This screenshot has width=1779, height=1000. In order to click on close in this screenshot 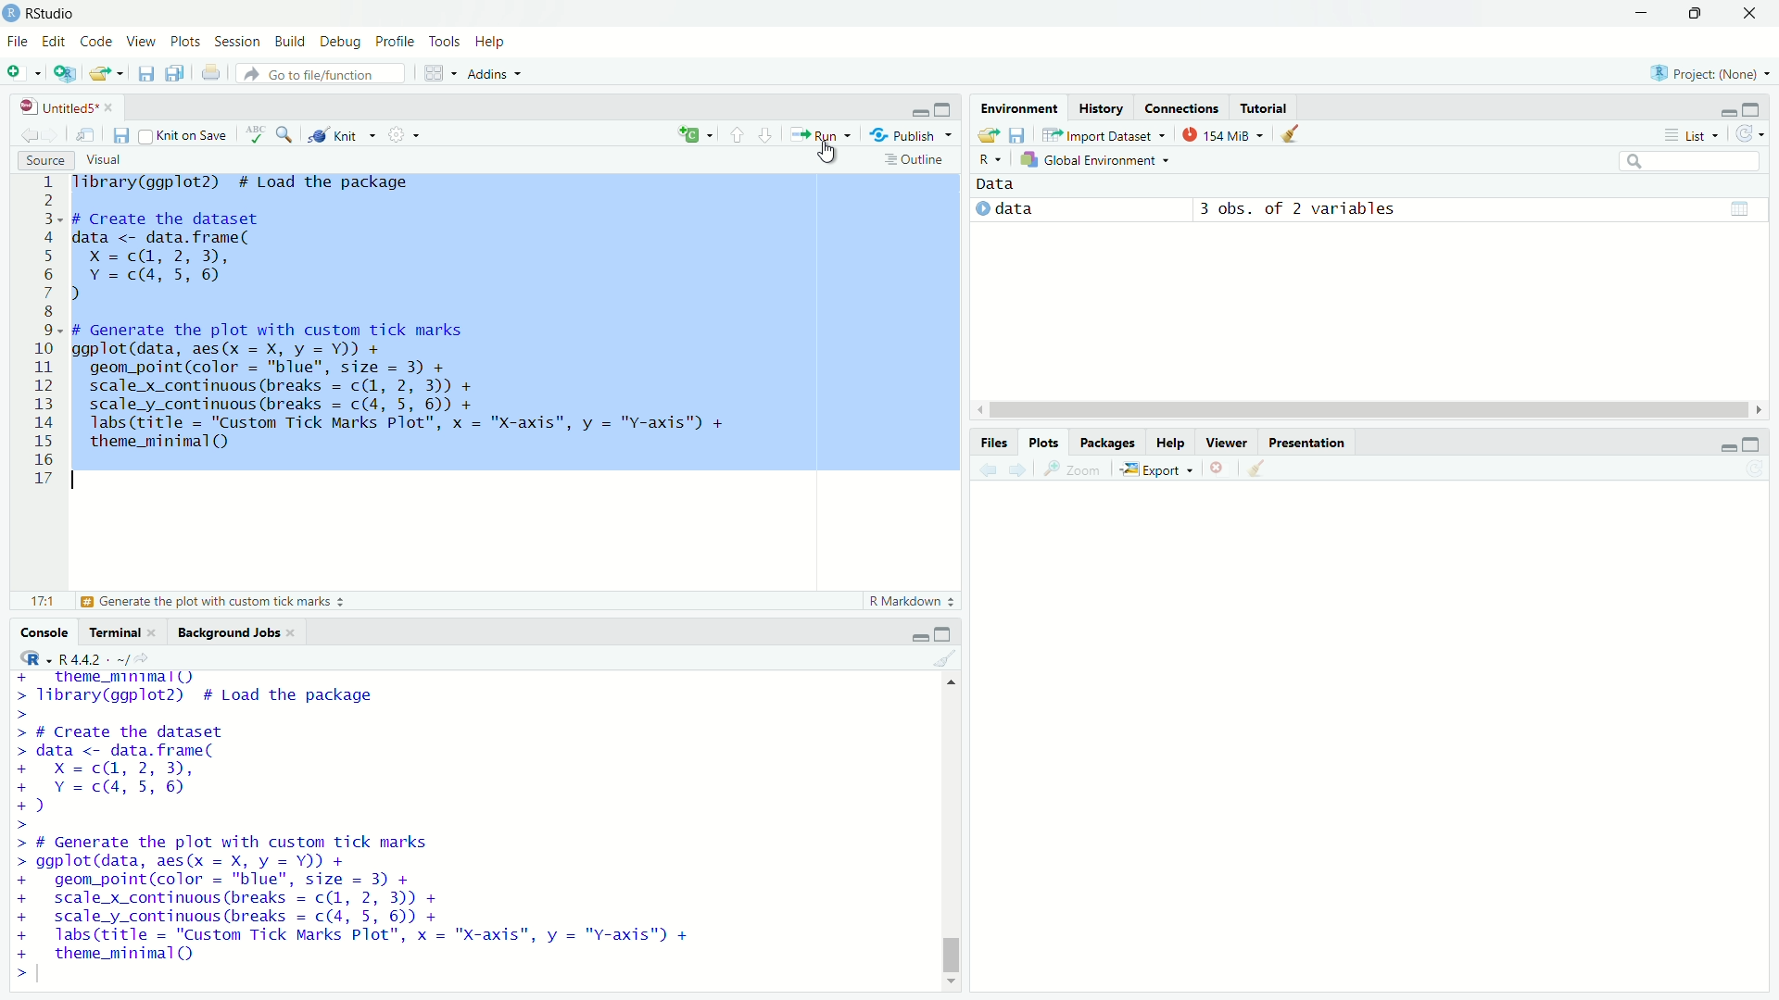, I will do `click(1749, 14)`.